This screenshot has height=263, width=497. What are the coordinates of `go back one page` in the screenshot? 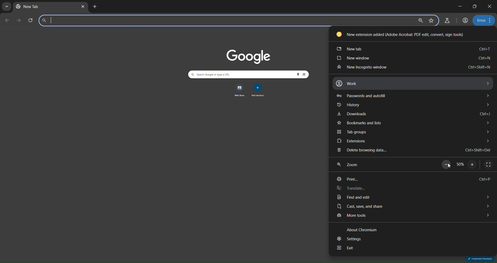 It's located at (8, 20).